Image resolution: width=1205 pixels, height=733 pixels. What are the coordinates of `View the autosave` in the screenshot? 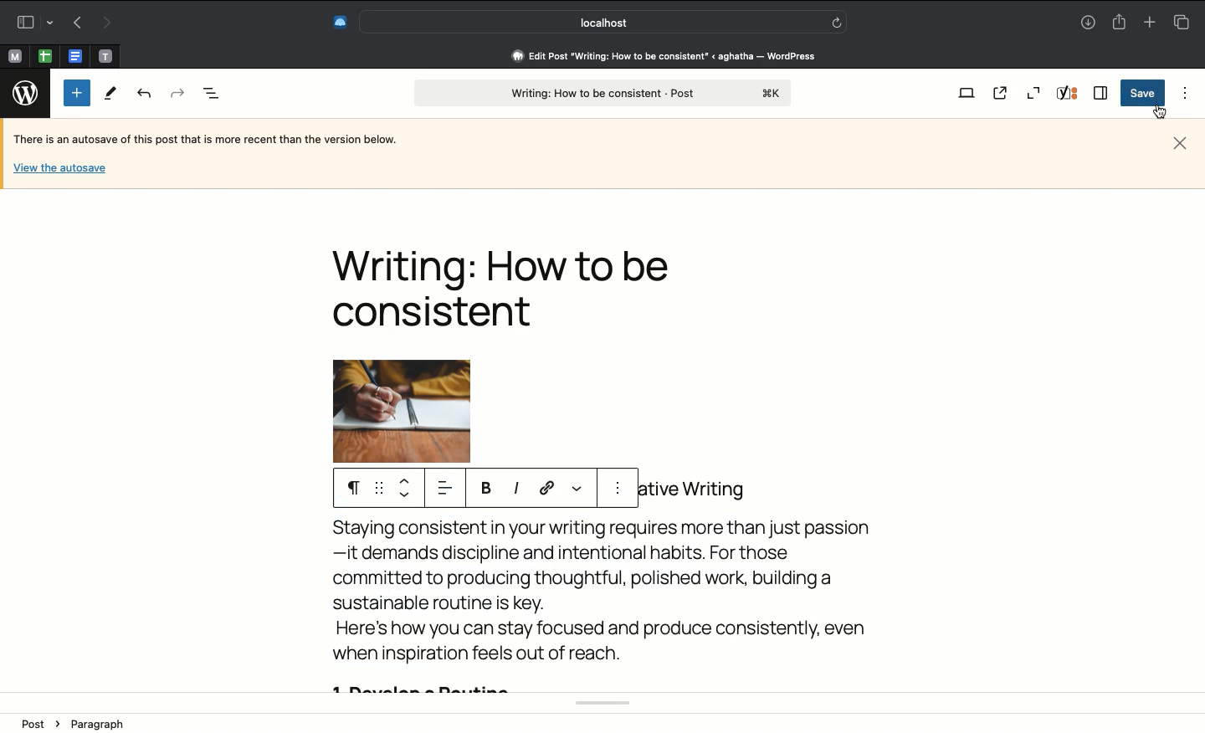 It's located at (59, 167).